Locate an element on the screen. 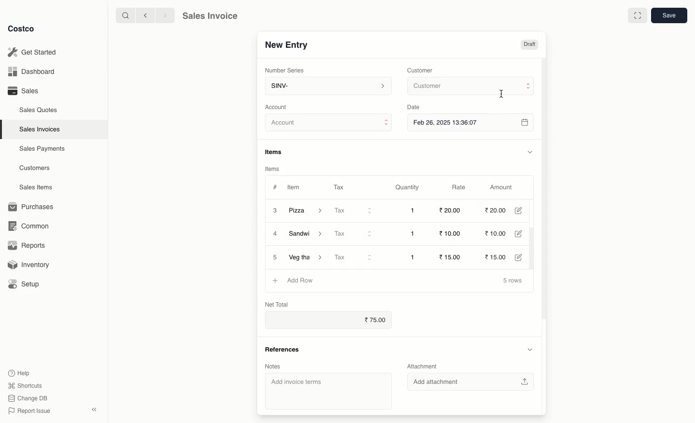  Collapse is located at coordinates (95, 410).